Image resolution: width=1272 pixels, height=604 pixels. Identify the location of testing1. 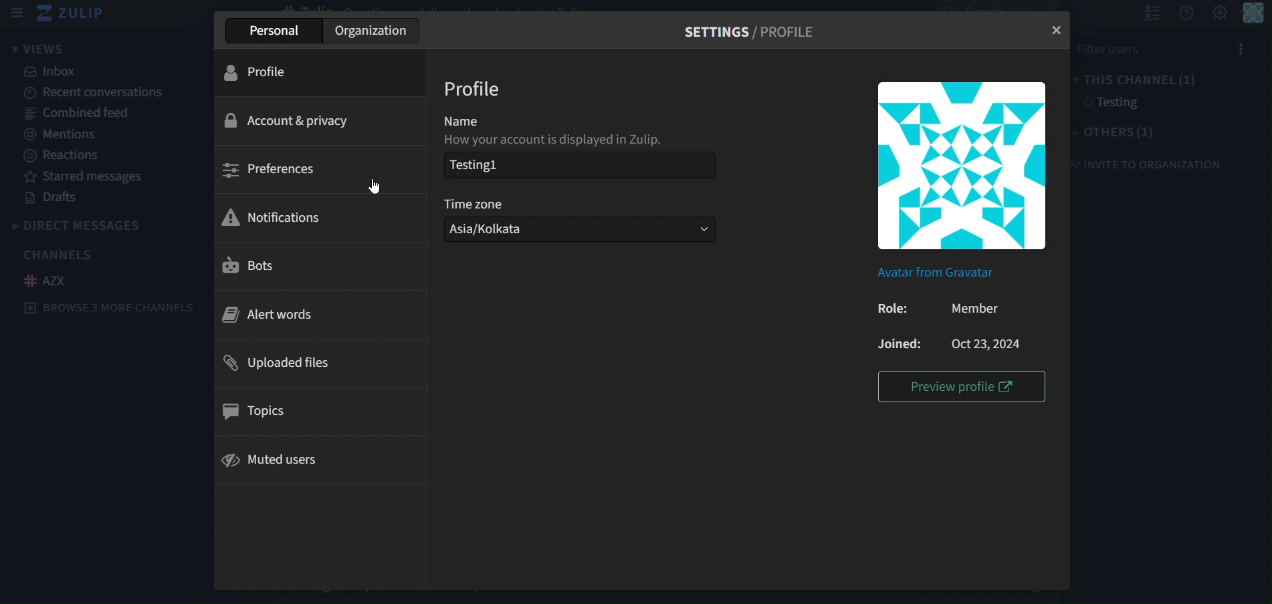
(1124, 103).